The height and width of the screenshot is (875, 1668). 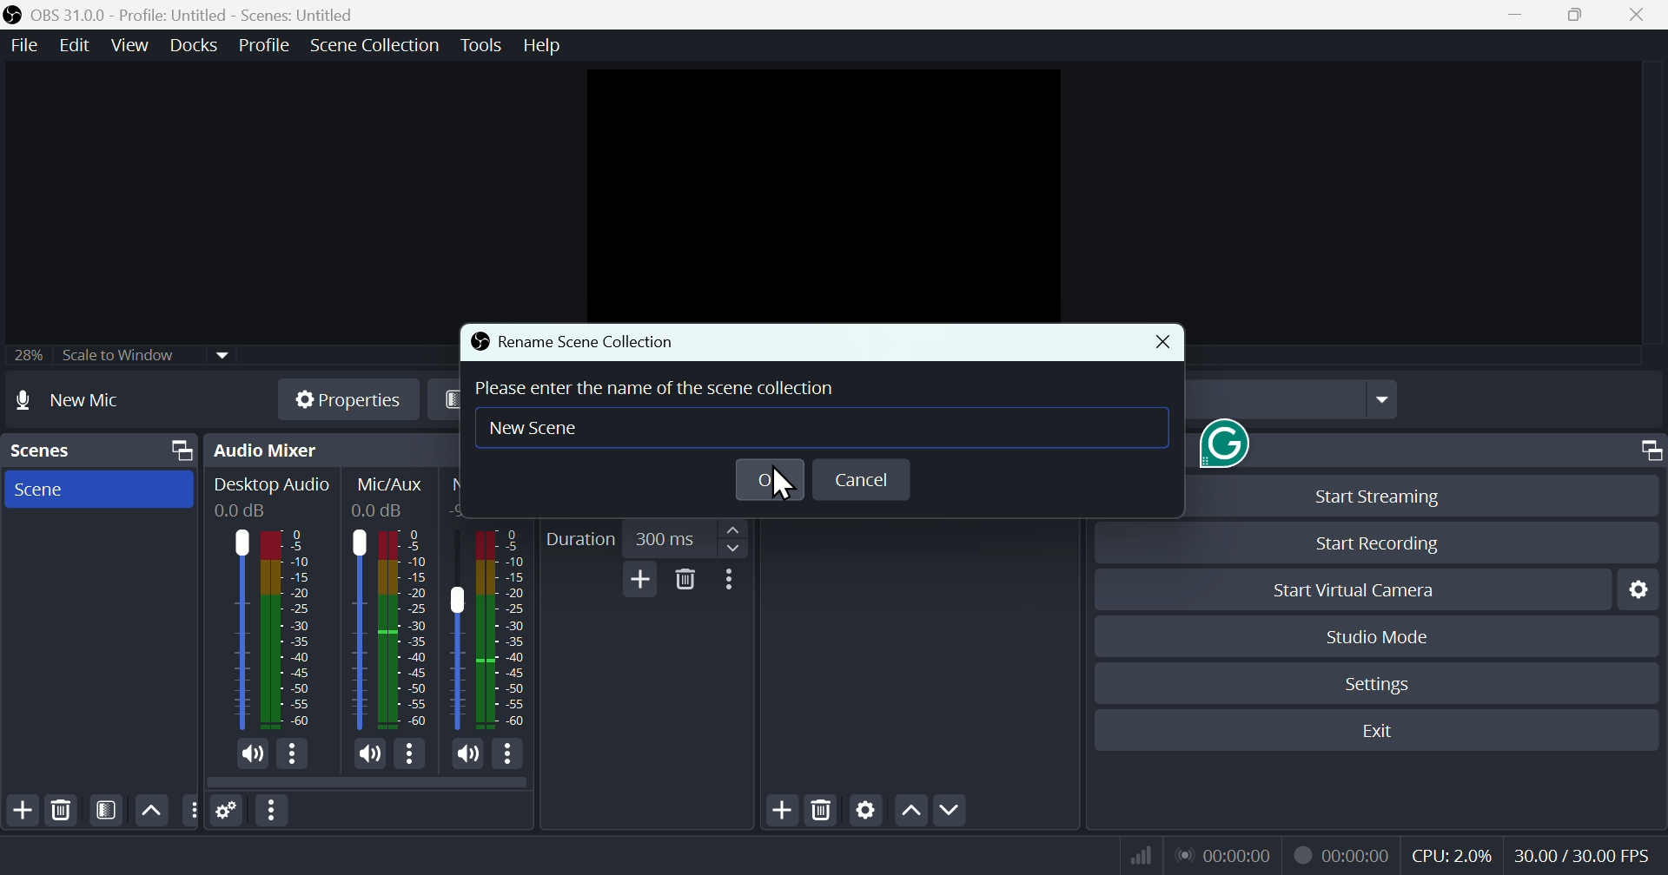 What do you see at coordinates (482, 49) in the screenshot?
I see `Tools` at bounding box center [482, 49].